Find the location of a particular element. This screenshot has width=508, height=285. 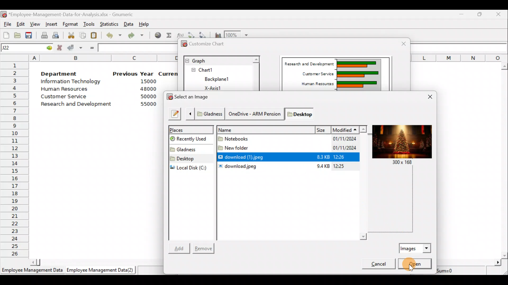

Modified is located at coordinates (350, 129).